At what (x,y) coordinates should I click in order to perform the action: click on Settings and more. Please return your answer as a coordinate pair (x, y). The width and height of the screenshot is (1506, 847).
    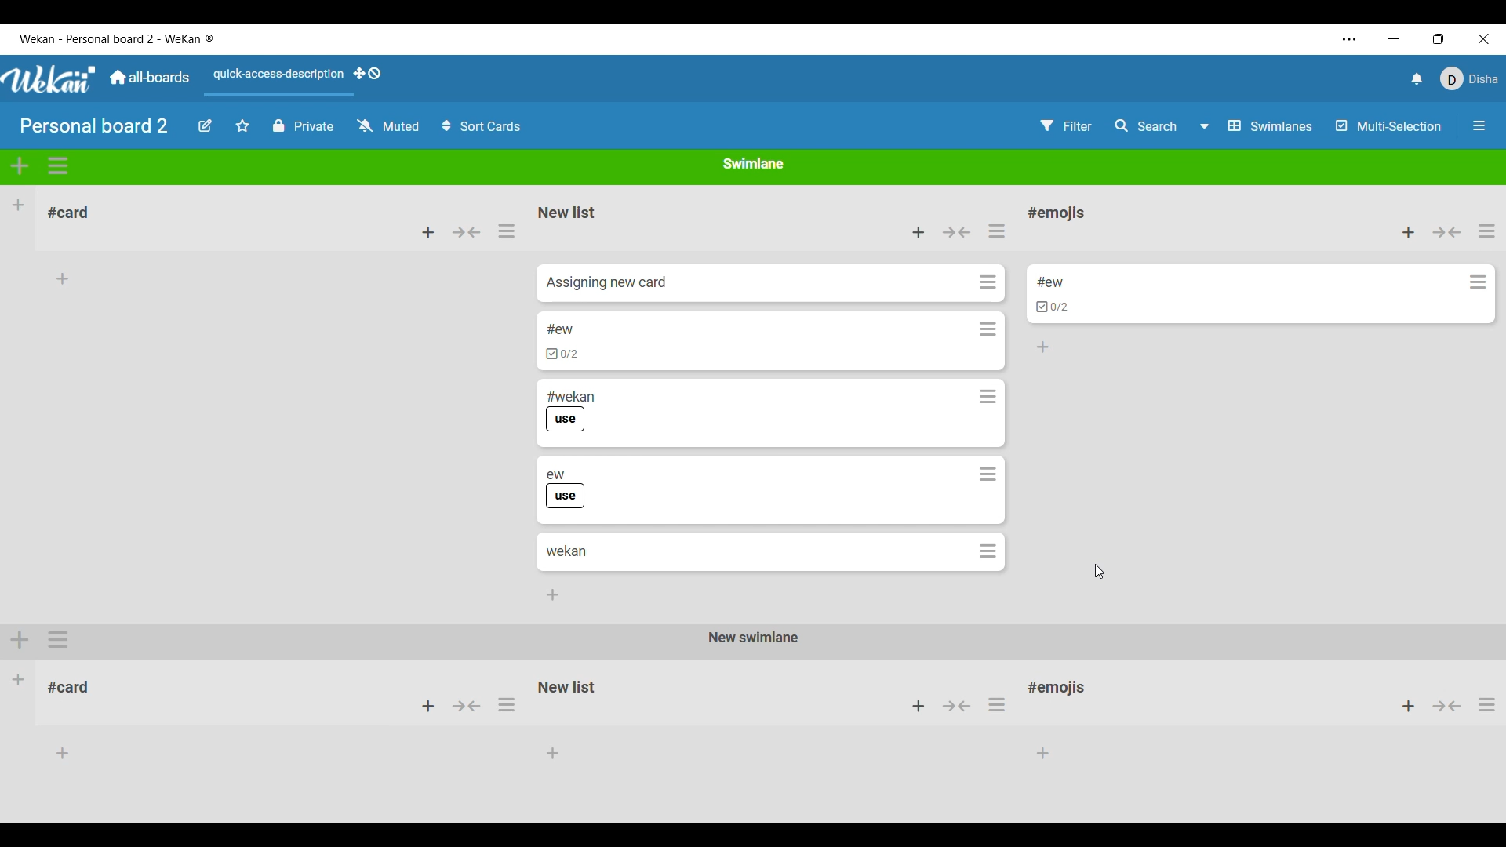
    Looking at the image, I should click on (1349, 39).